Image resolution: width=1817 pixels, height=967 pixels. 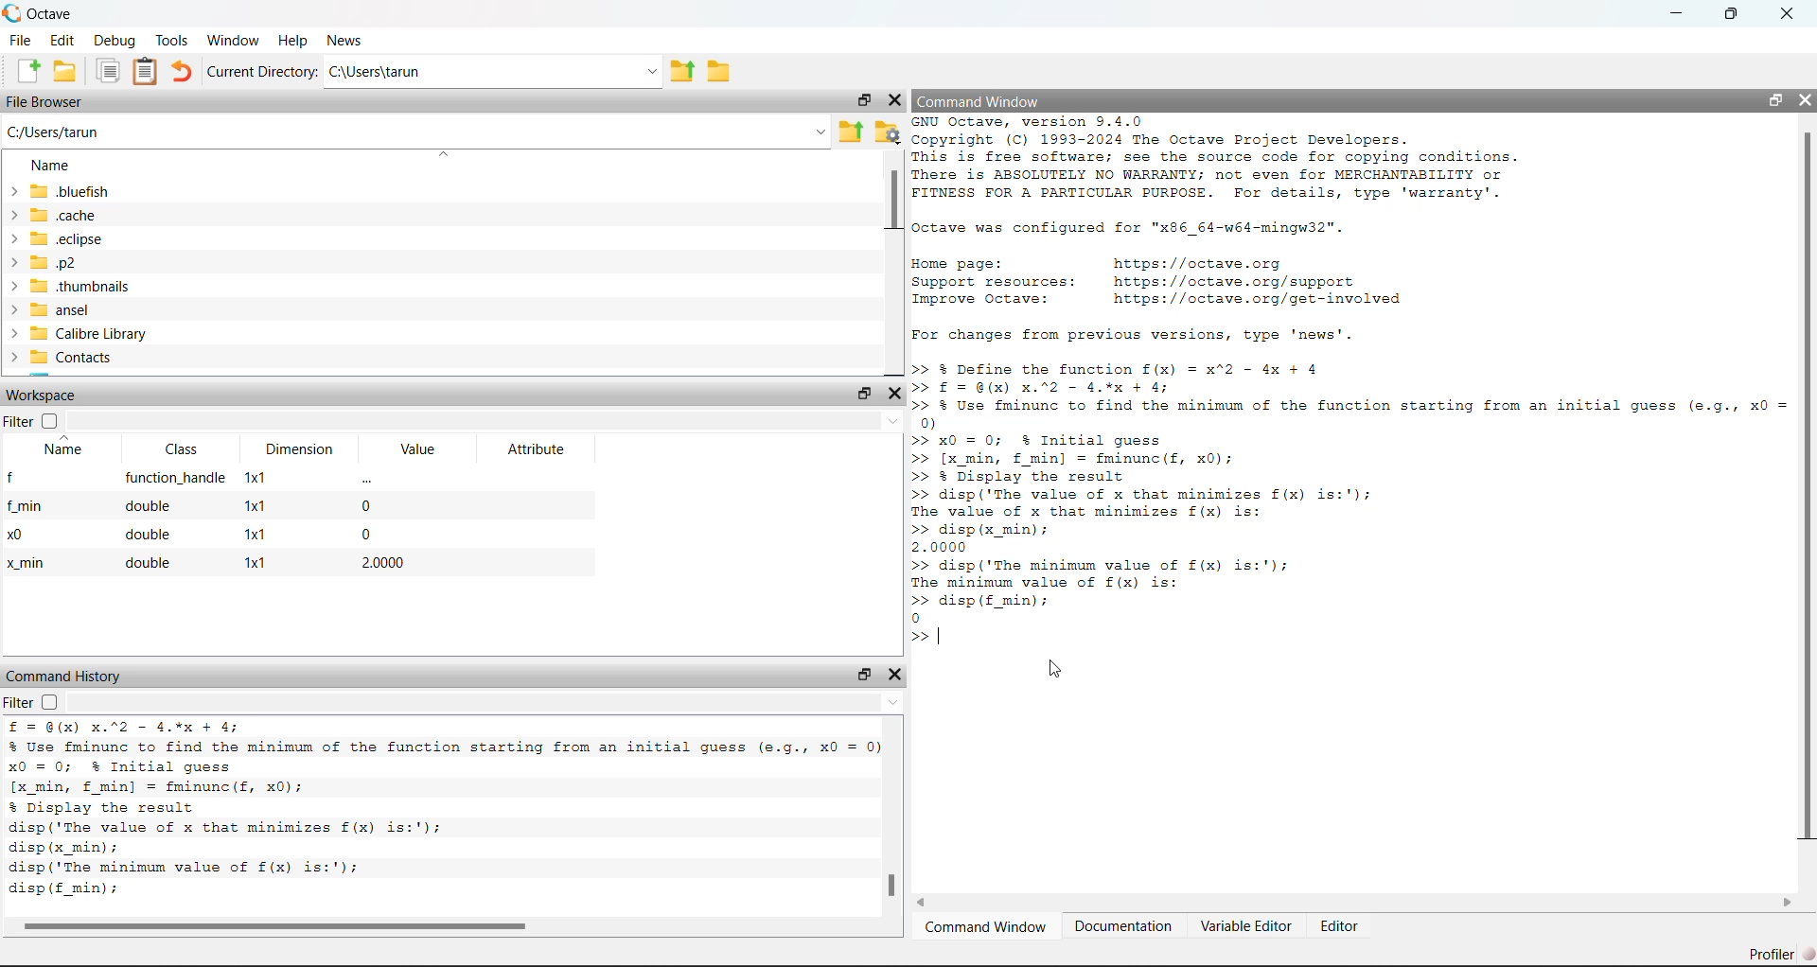 I want to click on New script, so click(x=29, y=71).